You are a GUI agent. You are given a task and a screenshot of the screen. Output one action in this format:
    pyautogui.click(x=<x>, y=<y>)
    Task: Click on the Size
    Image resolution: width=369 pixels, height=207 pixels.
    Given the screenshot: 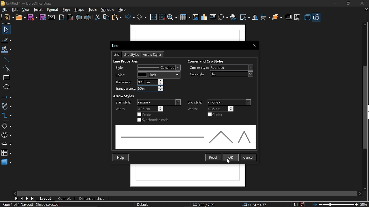 What is the action you would take?
    pyautogui.click(x=253, y=204)
    